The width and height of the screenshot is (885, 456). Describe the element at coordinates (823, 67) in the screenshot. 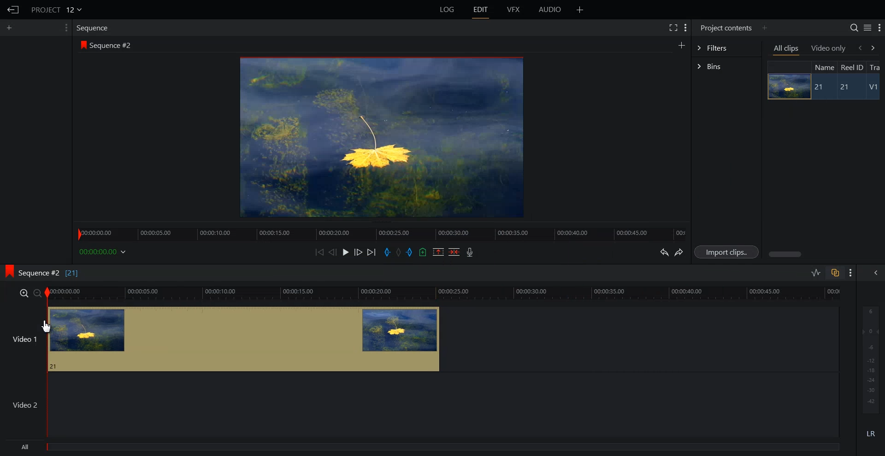

I see `Name` at that location.